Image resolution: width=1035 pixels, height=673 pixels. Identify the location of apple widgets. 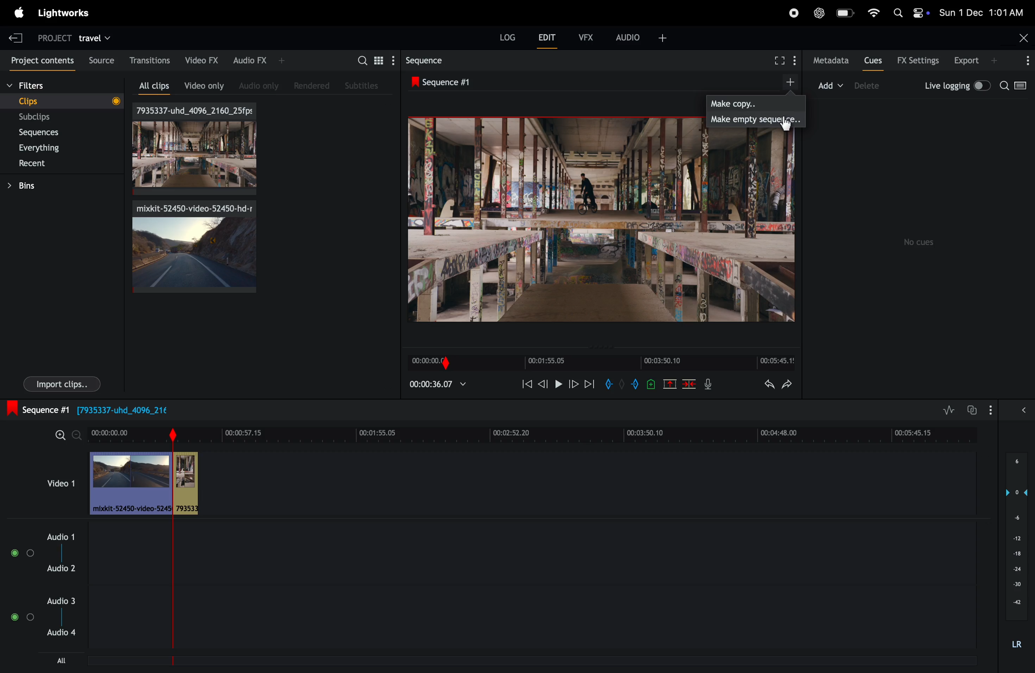
(908, 13).